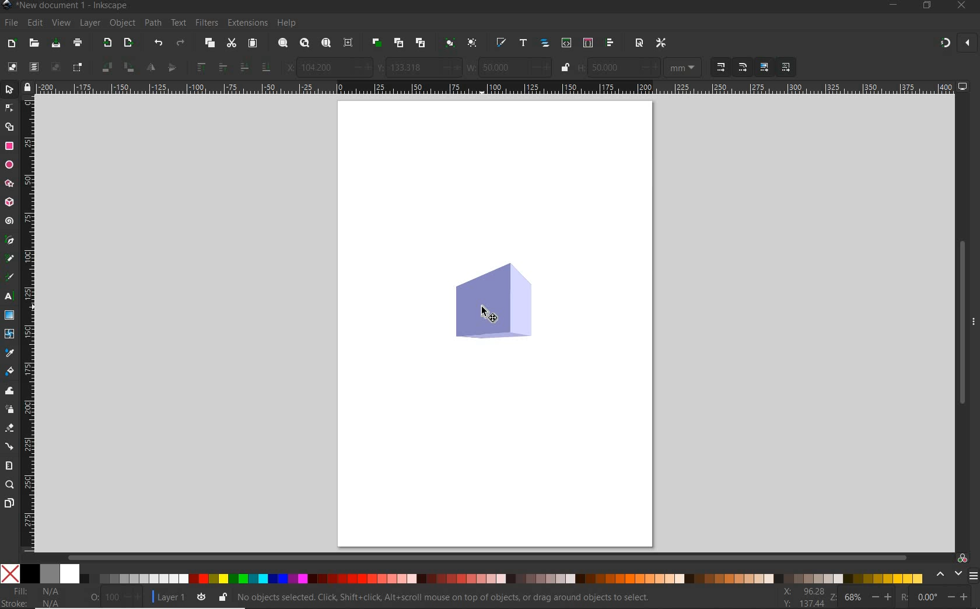 Image resolution: width=980 pixels, height=609 pixels. I want to click on title, so click(72, 7).